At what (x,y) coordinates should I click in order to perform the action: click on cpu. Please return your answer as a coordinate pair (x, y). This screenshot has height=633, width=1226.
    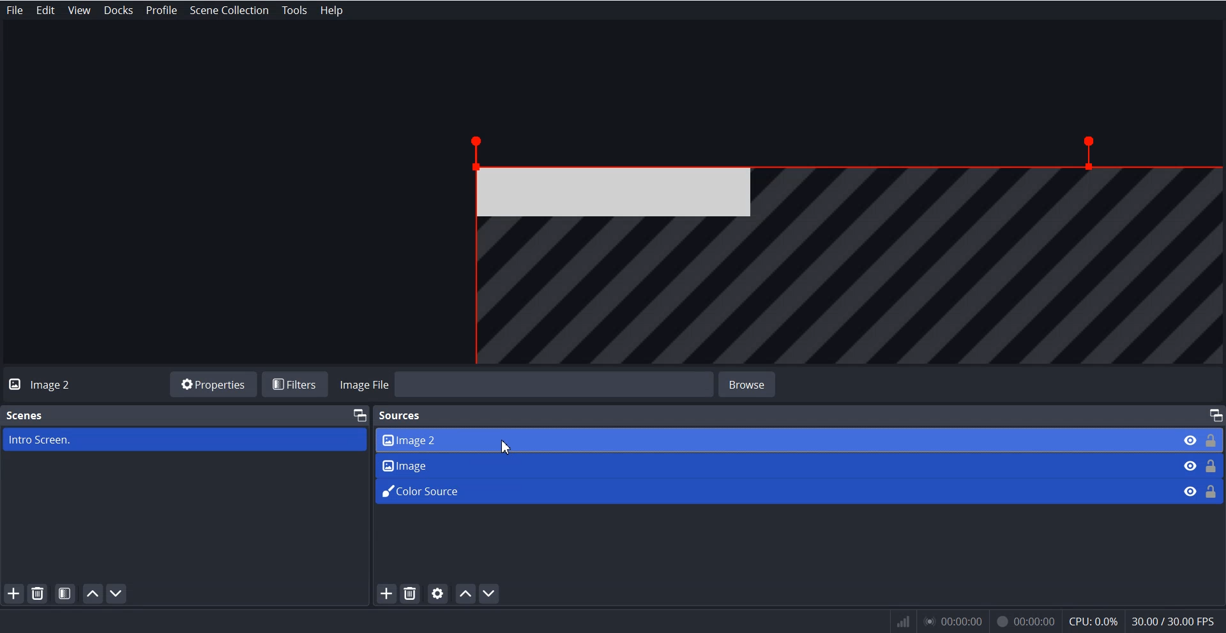
    Looking at the image, I should click on (1093, 620).